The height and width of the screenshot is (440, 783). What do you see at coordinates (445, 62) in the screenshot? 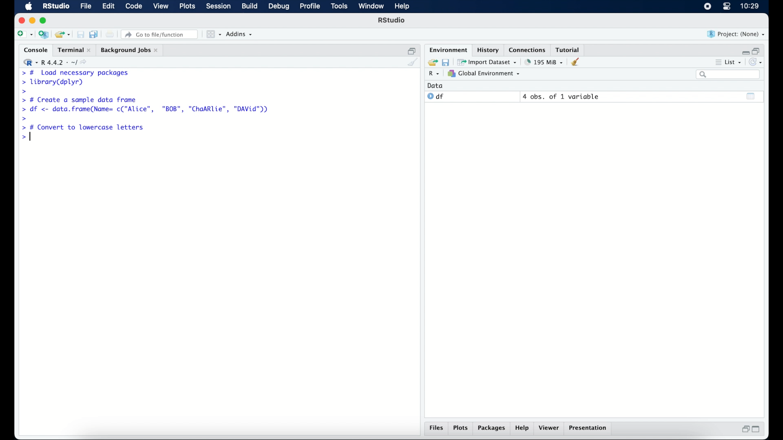
I see `save` at bounding box center [445, 62].